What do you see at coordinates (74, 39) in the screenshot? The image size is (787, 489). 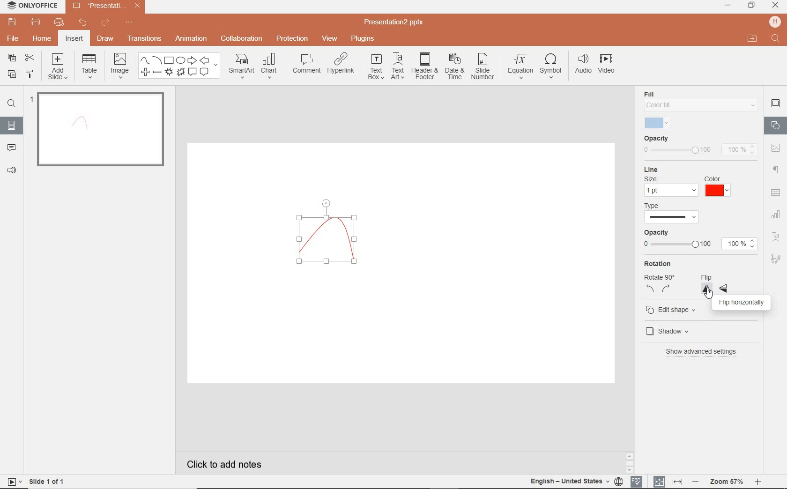 I see `INSERT` at bounding box center [74, 39].